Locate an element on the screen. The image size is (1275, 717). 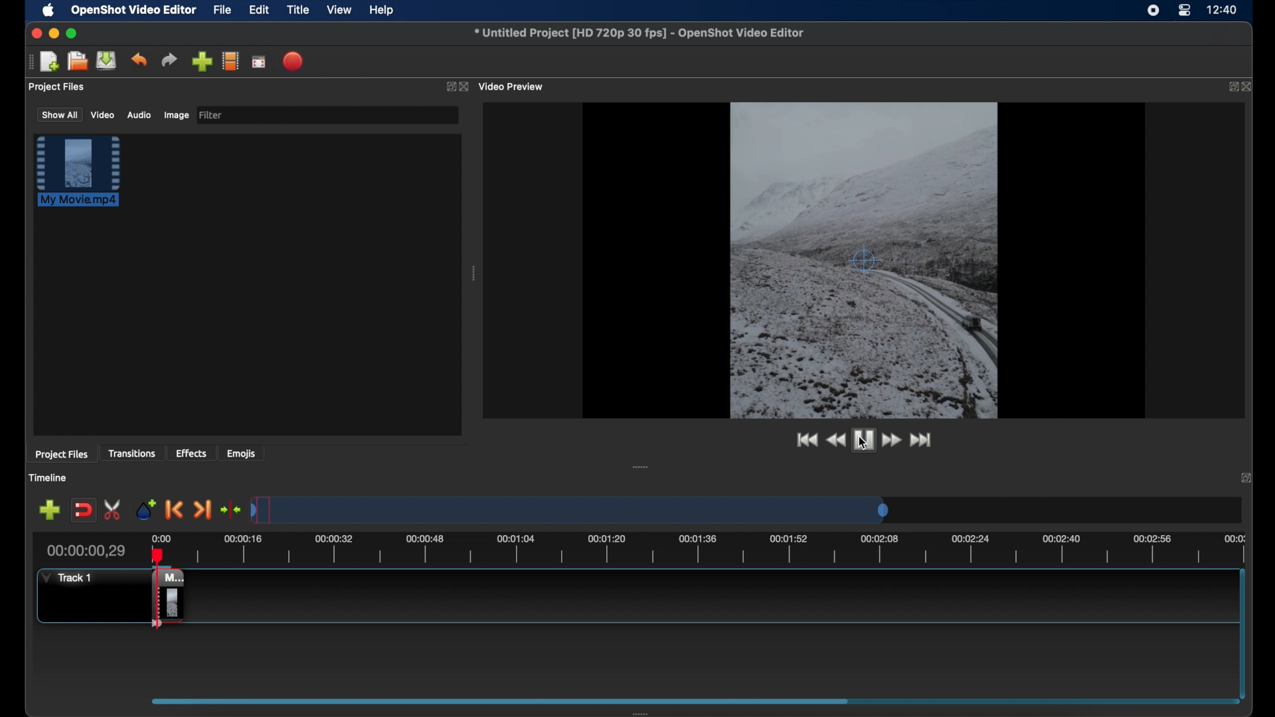
jump to start is located at coordinates (922, 439).